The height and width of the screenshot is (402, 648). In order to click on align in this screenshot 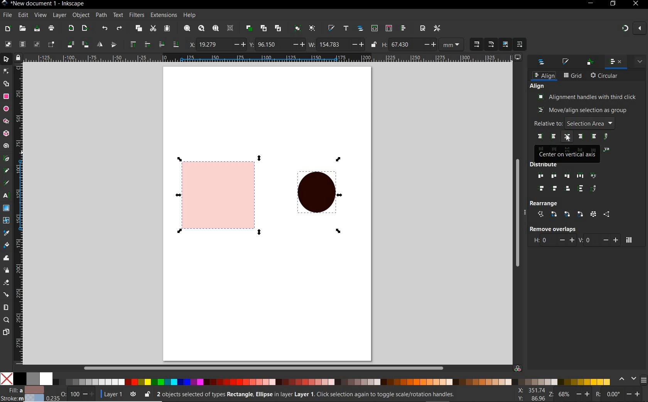, I will do `click(544, 76)`.